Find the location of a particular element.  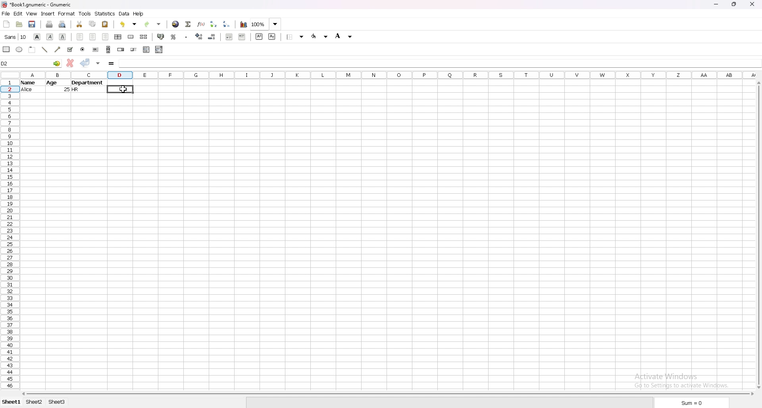

spin button is located at coordinates (121, 50).